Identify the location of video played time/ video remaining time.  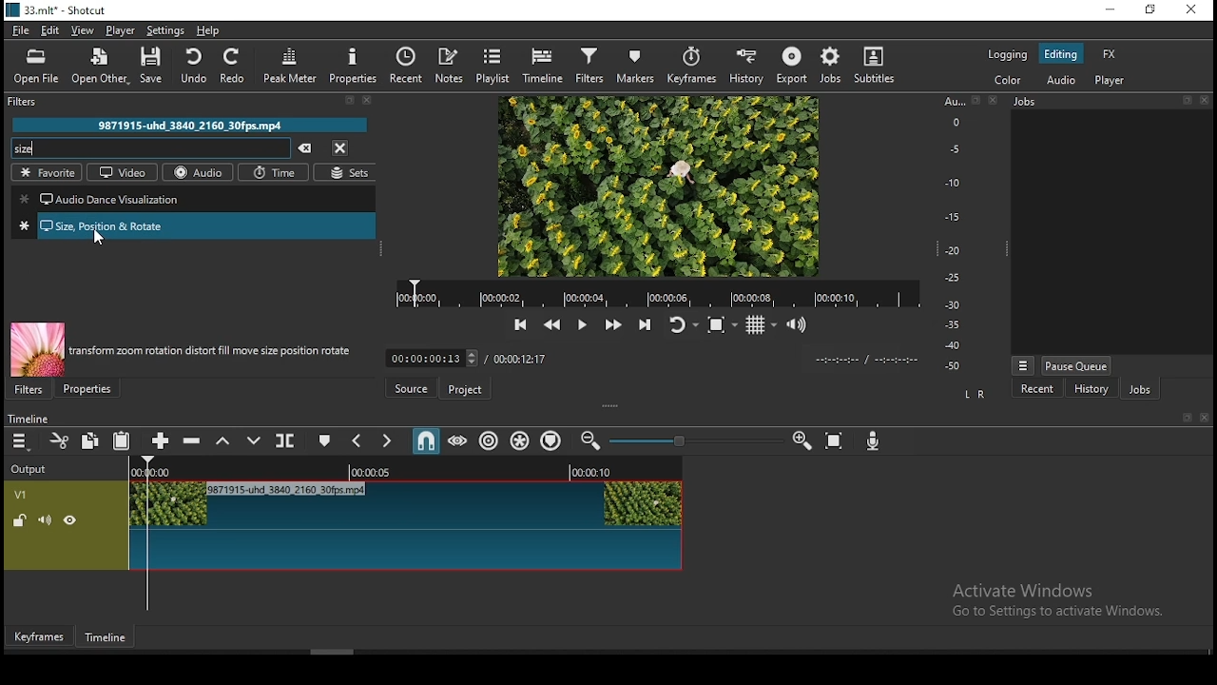
(844, 359).